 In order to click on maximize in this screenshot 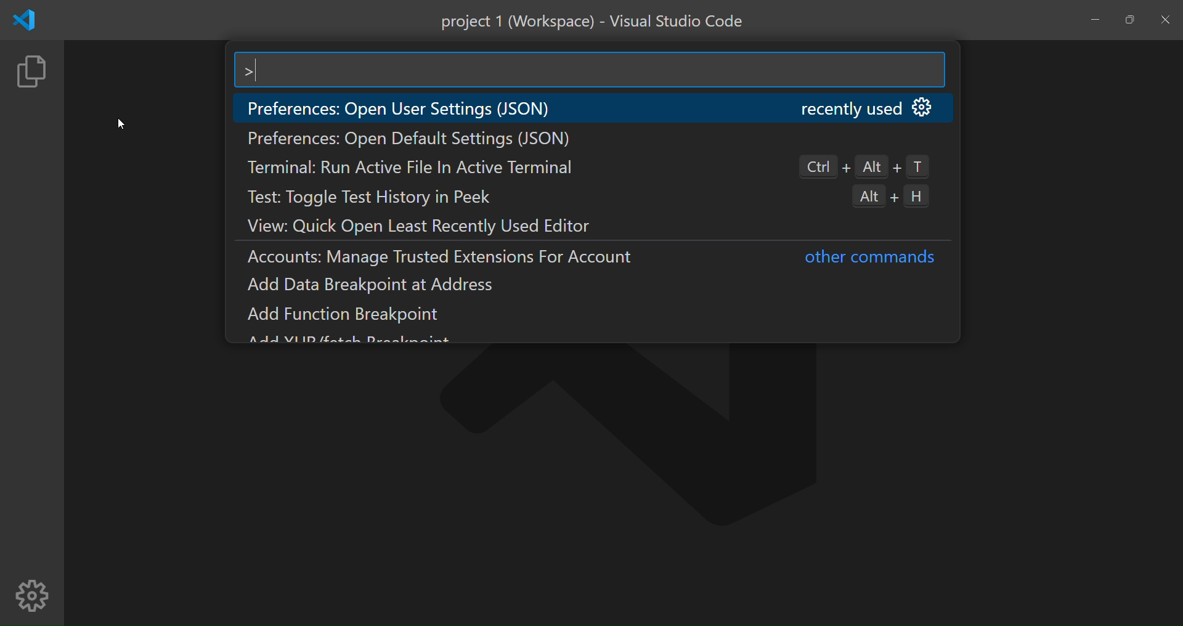, I will do `click(1128, 20)`.